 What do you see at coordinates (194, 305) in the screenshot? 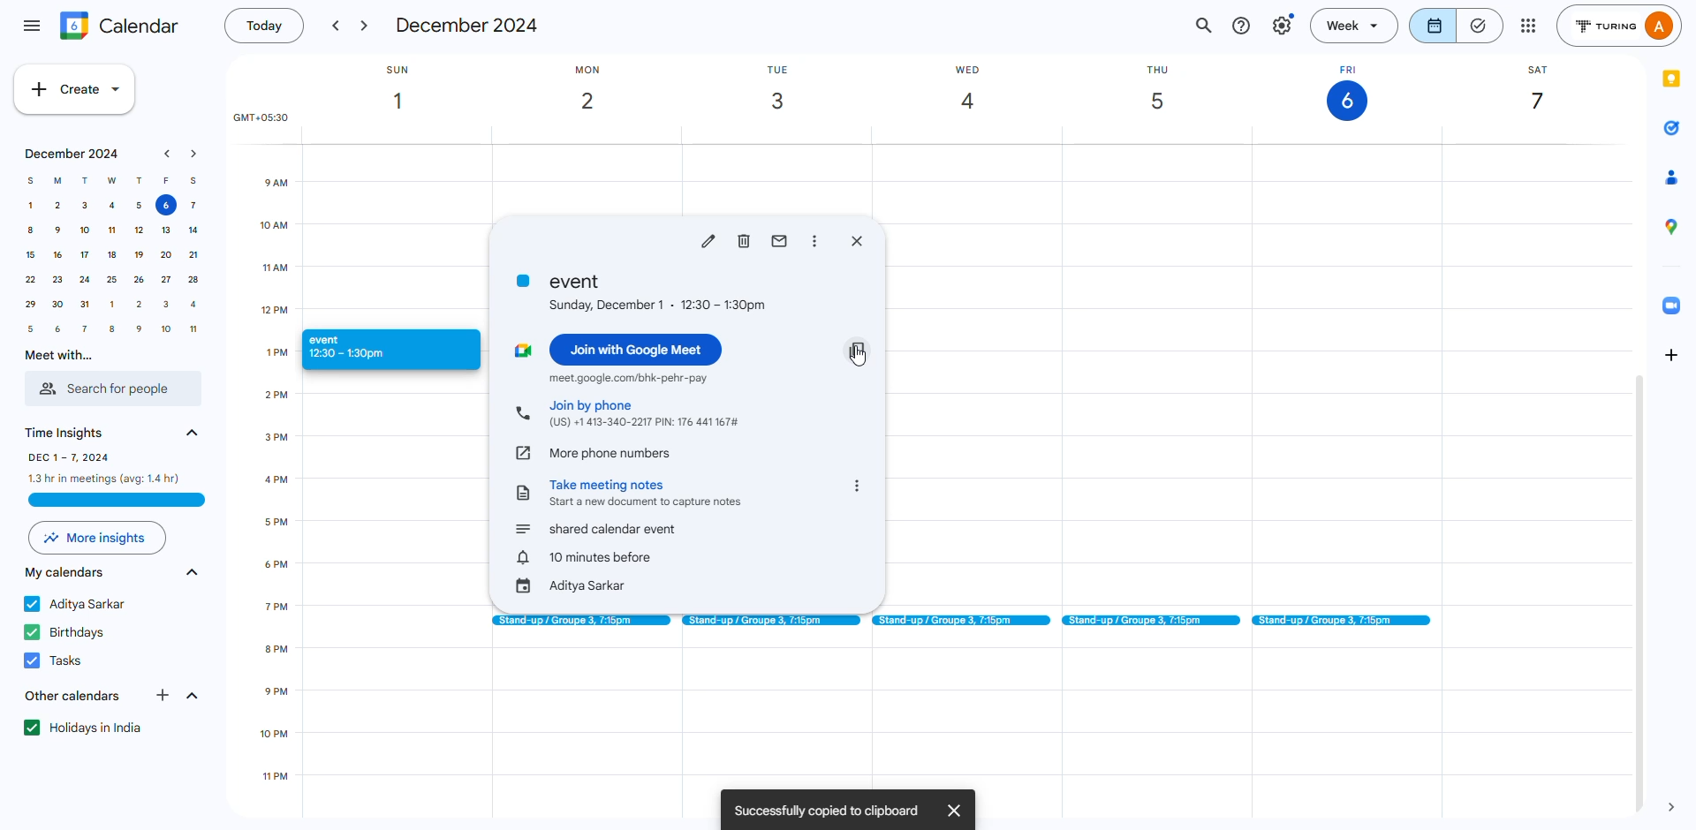
I see `4` at bounding box center [194, 305].